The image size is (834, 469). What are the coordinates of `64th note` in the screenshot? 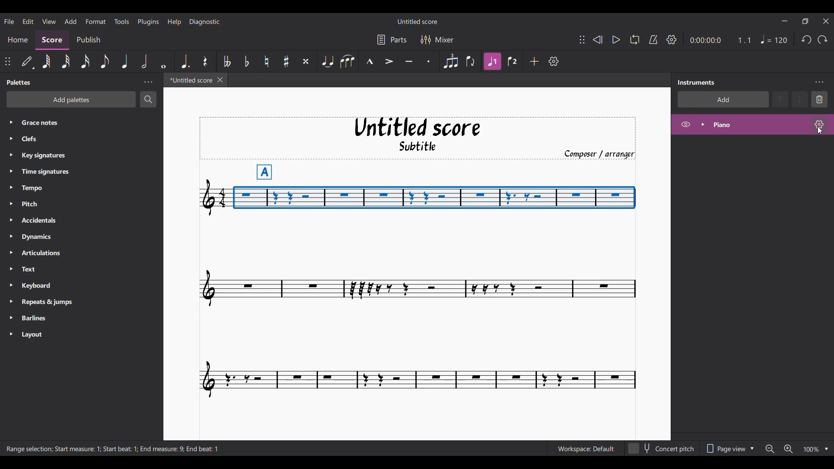 It's located at (46, 61).